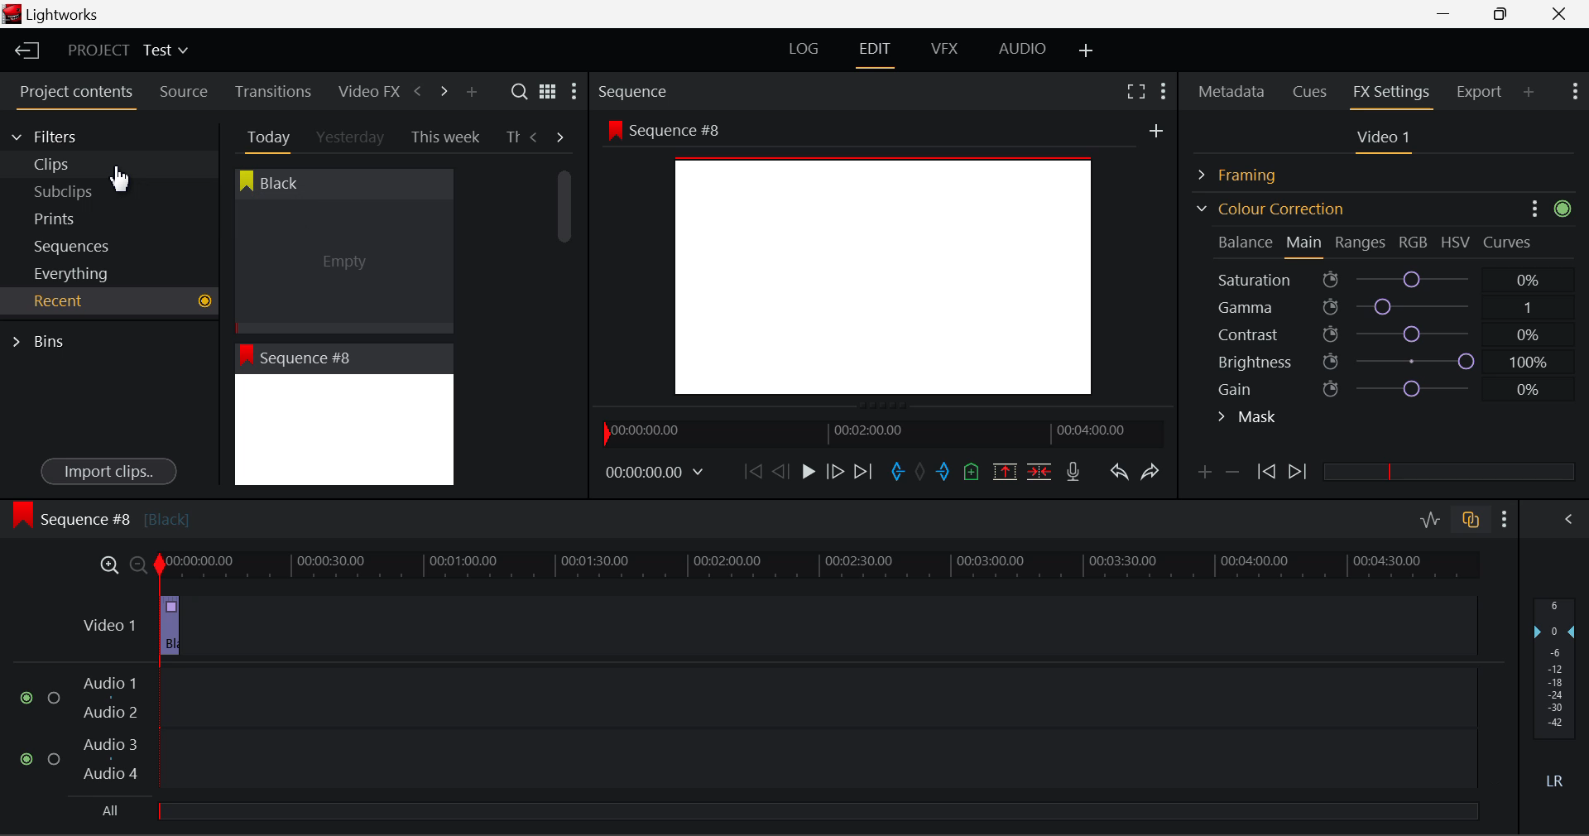 Image resolution: width=1589 pixels, height=836 pixels. Describe the element at coordinates (1386, 141) in the screenshot. I see `Video 1 Settings` at that location.